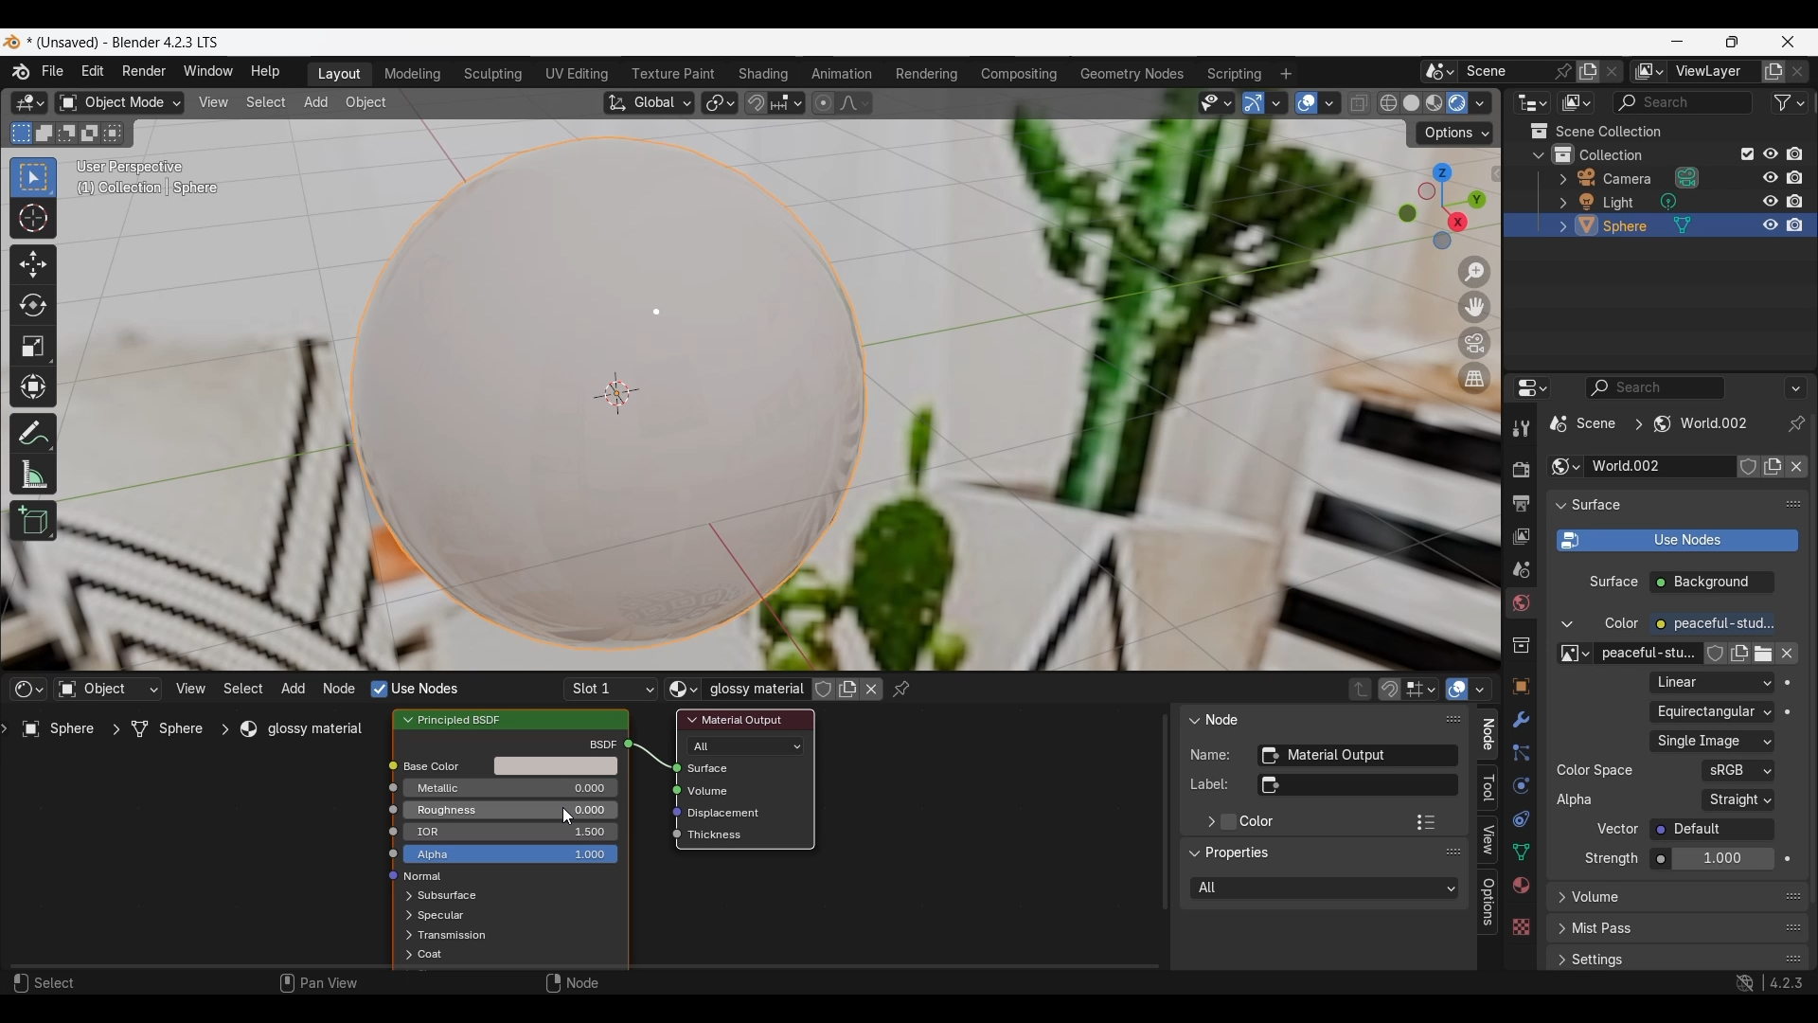 The width and height of the screenshot is (1818, 1023). What do you see at coordinates (33, 347) in the screenshot?
I see `Scale` at bounding box center [33, 347].